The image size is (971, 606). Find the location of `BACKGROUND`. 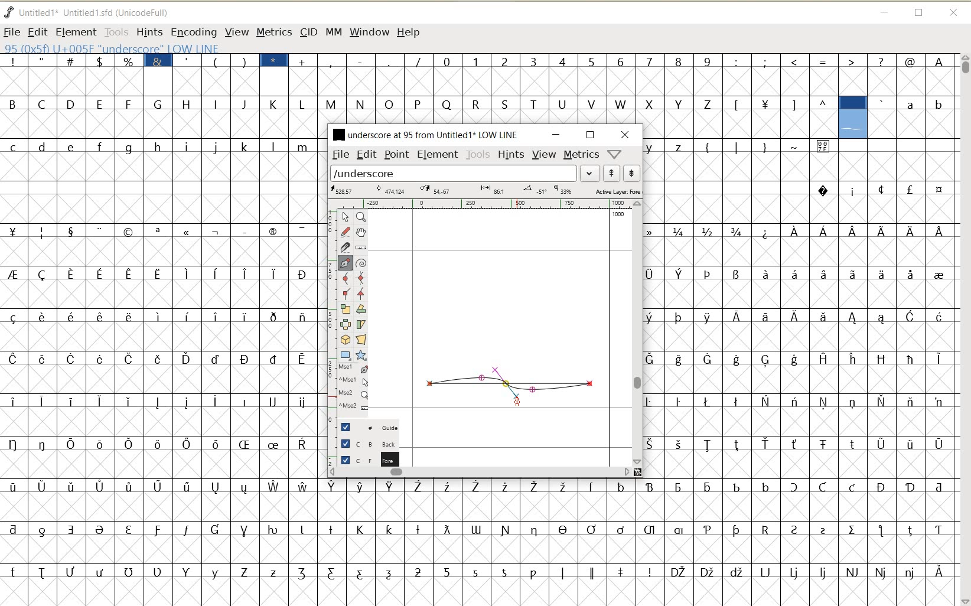

BACKGROUND is located at coordinates (364, 444).